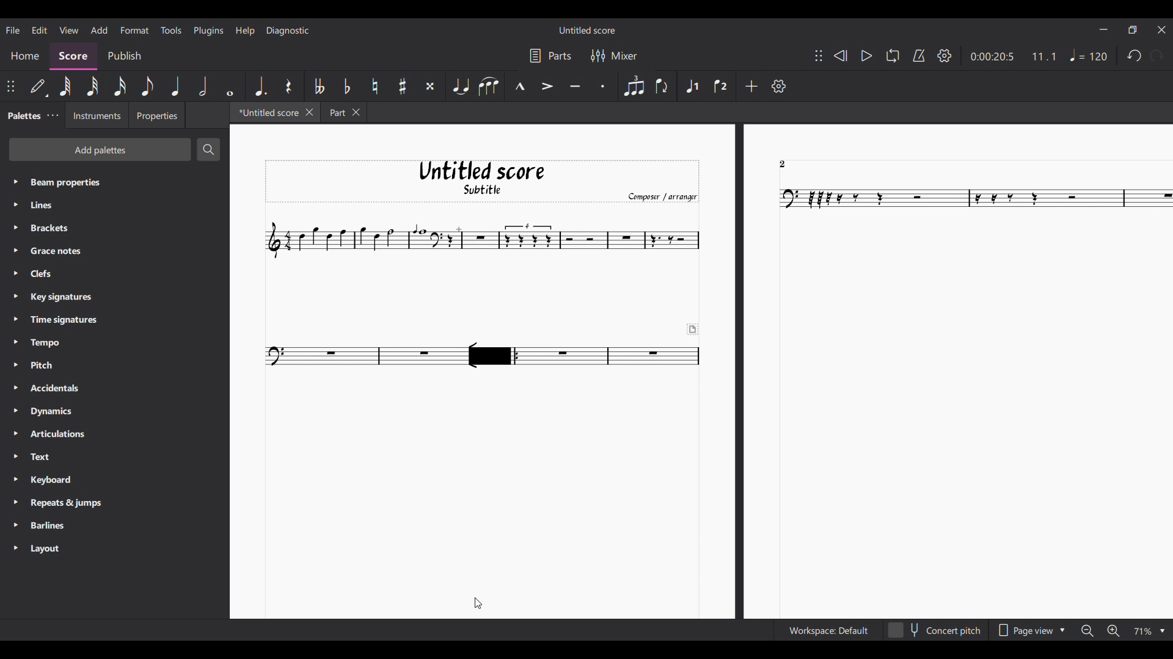 This screenshot has width=1173, height=659. What do you see at coordinates (120, 86) in the screenshot?
I see `16th note` at bounding box center [120, 86].